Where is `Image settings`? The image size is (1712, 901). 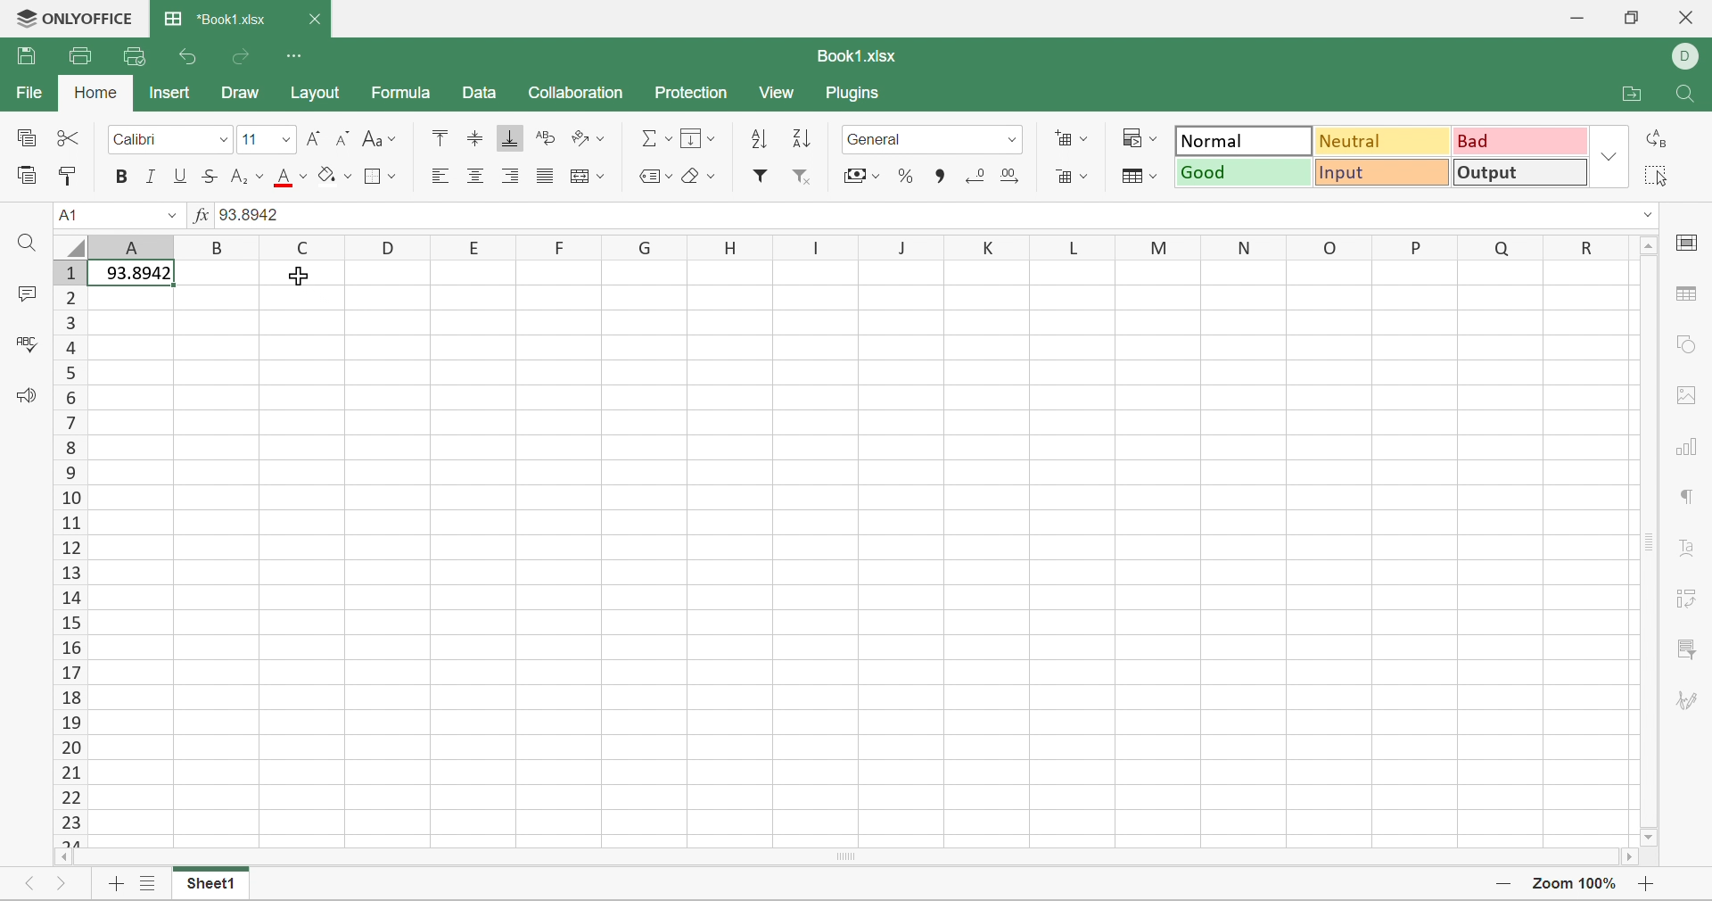 Image settings is located at coordinates (1683, 394).